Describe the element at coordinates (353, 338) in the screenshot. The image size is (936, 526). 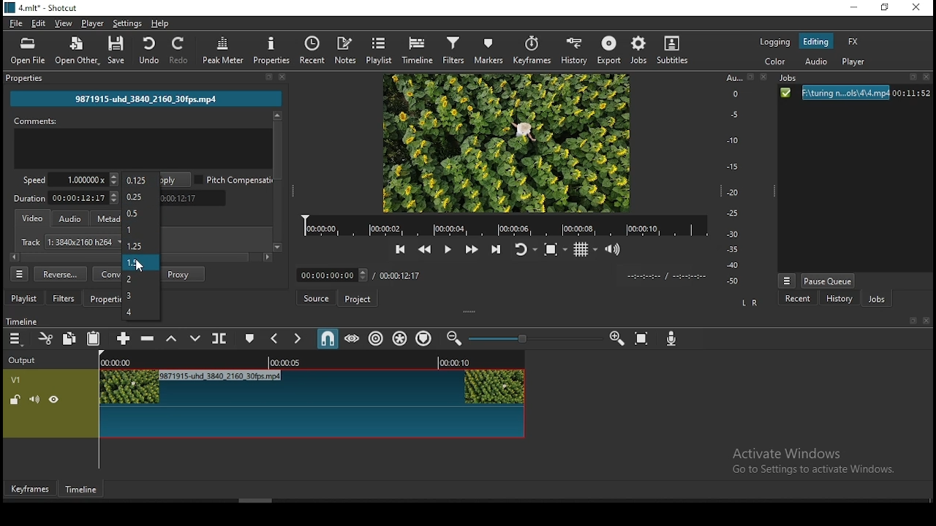
I see `scrub while dragging` at that location.